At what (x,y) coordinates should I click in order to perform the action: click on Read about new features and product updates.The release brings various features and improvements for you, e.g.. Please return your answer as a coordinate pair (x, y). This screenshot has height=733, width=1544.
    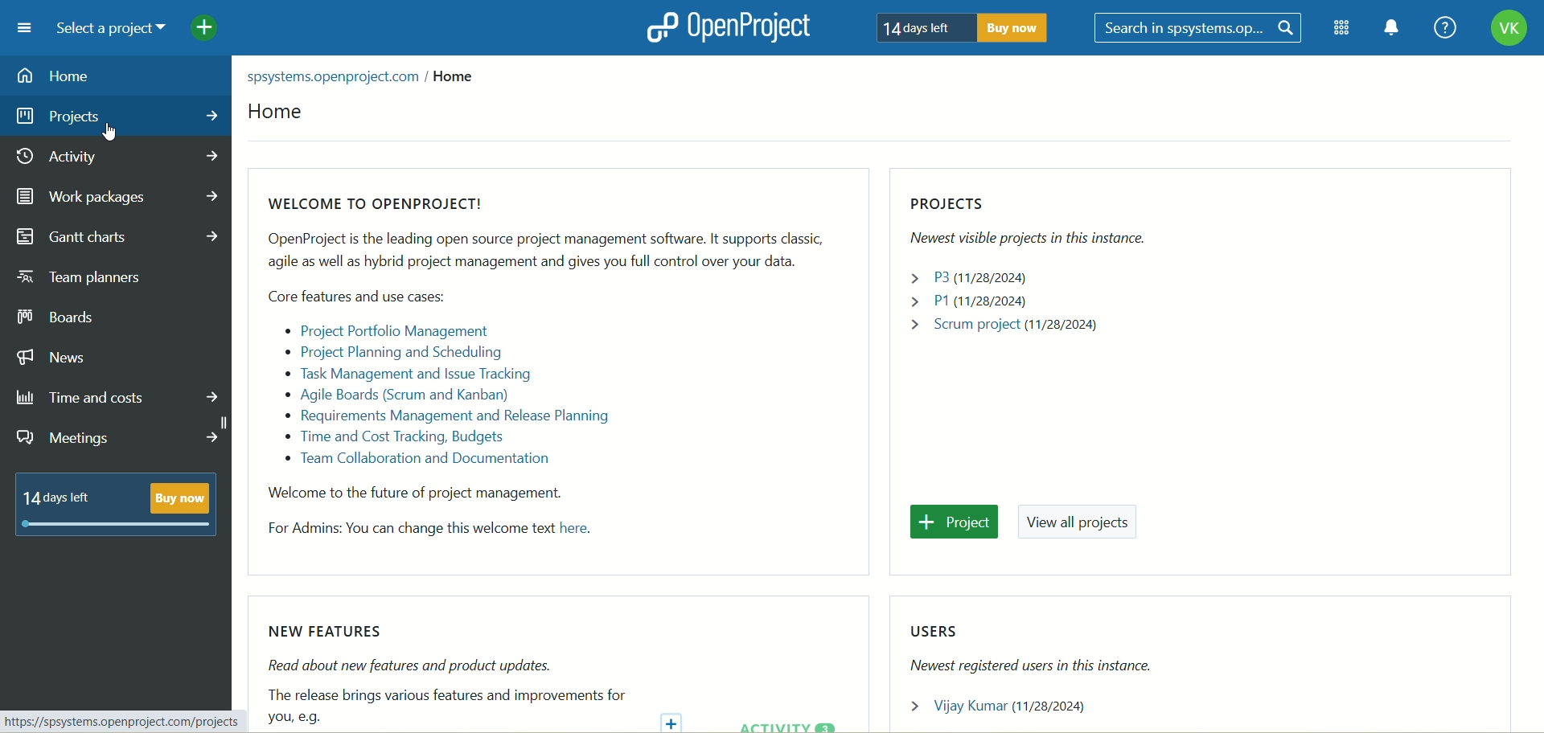
    Looking at the image, I should click on (454, 691).